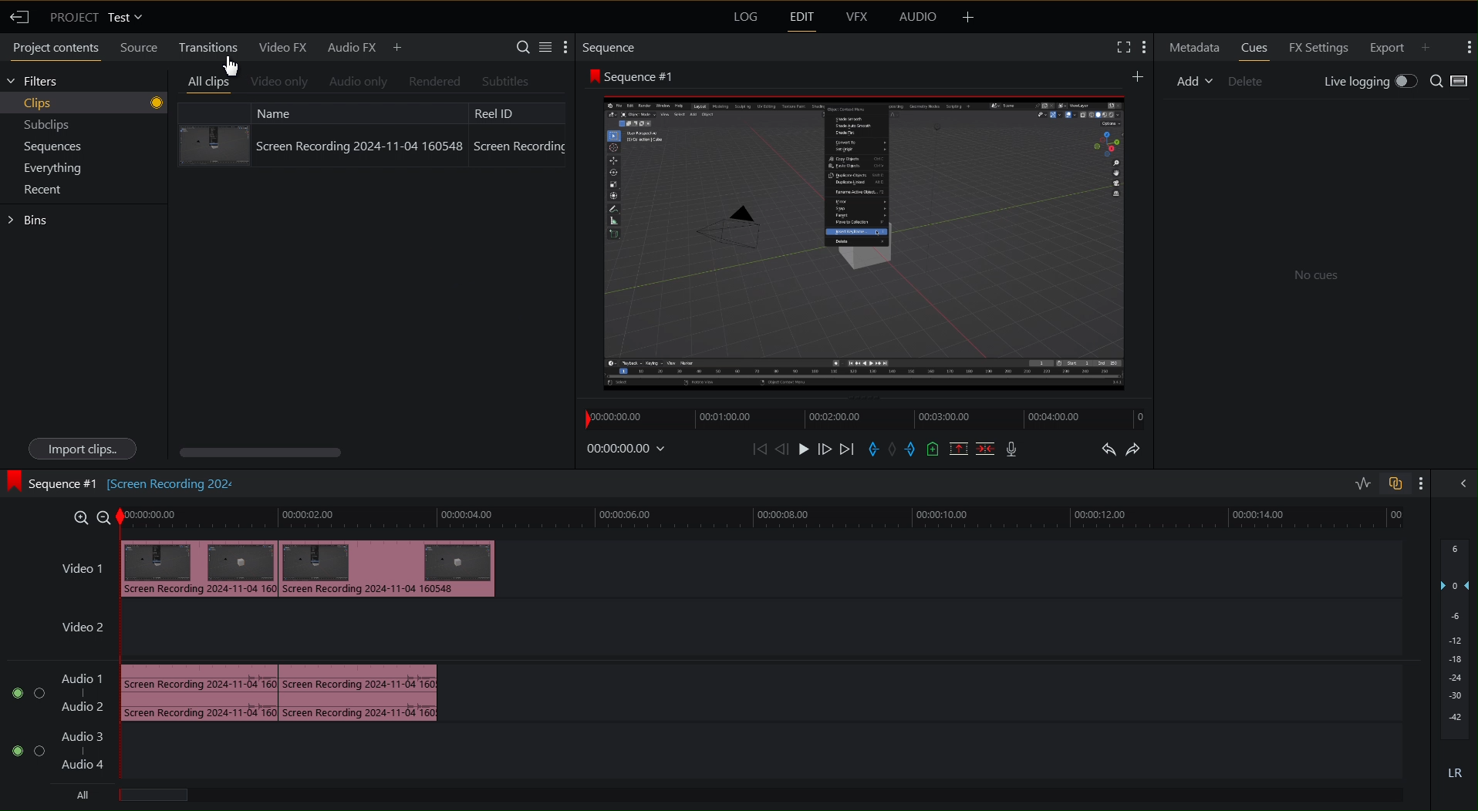 Image resolution: width=1478 pixels, height=811 pixels. Describe the element at coordinates (86, 104) in the screenshot. I see `Clips` at that location.